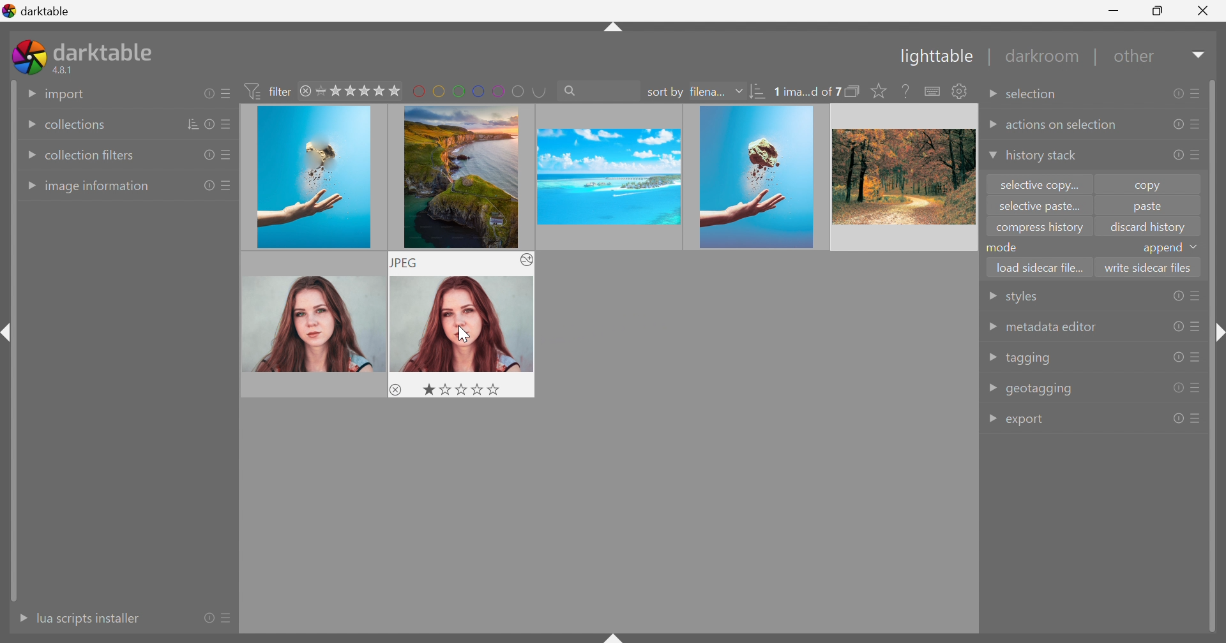 This screenshot has height=643, width=1226. I want to click on reset, so click(209, 617).